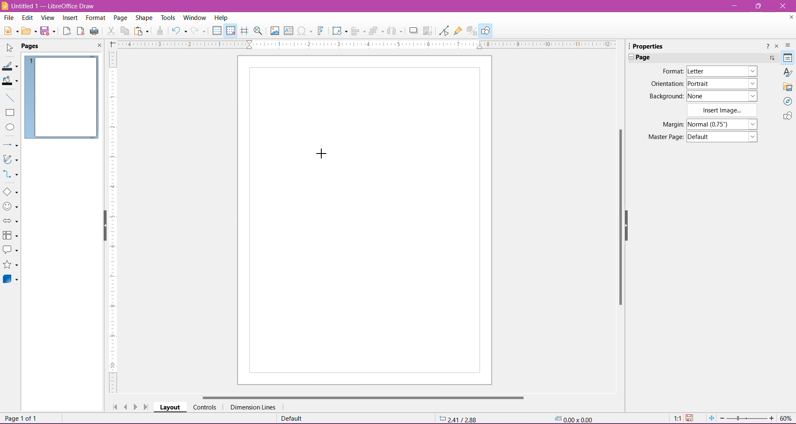  What do you see at coordinates (485, 30) in the screenshot?
I see `Show Draw Functions` at bounding box center [485, 30].